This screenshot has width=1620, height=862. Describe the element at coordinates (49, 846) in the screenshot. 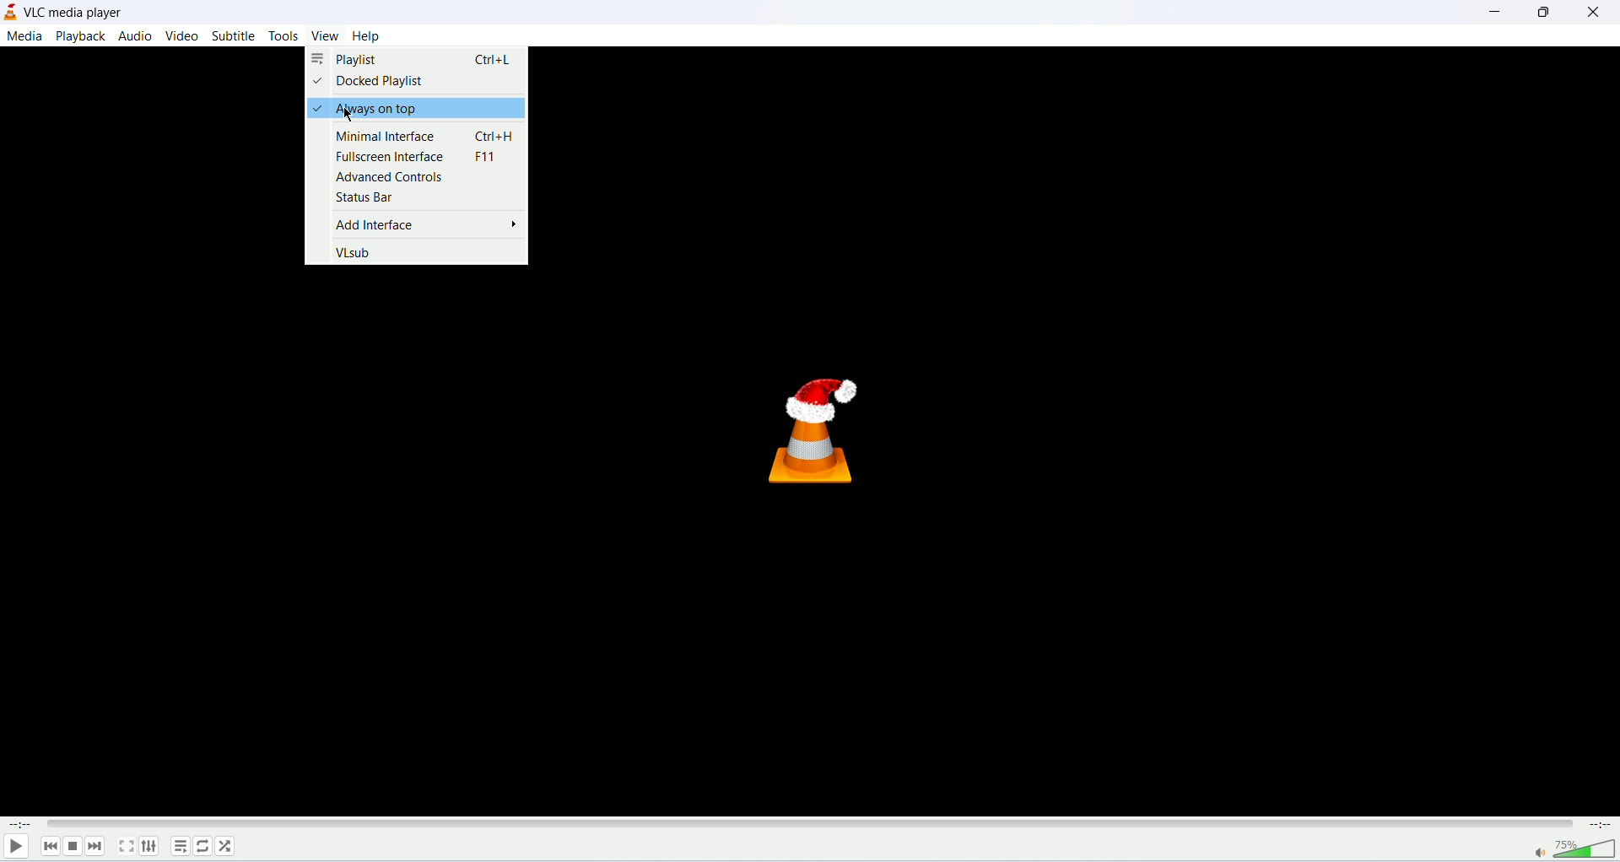

I see `Previous` at that location.